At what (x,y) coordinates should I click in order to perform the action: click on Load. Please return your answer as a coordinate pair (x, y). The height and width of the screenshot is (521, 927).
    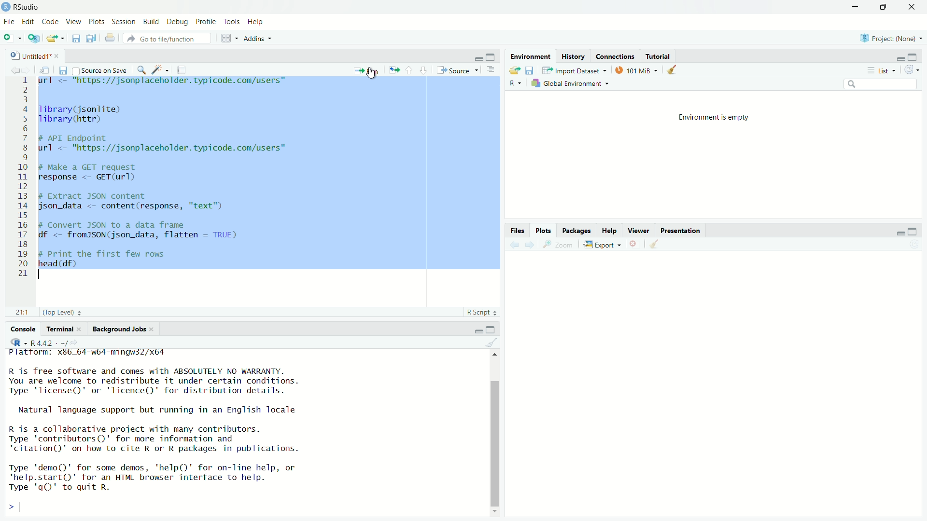
    Looking at the image, I should click on (514, 70).